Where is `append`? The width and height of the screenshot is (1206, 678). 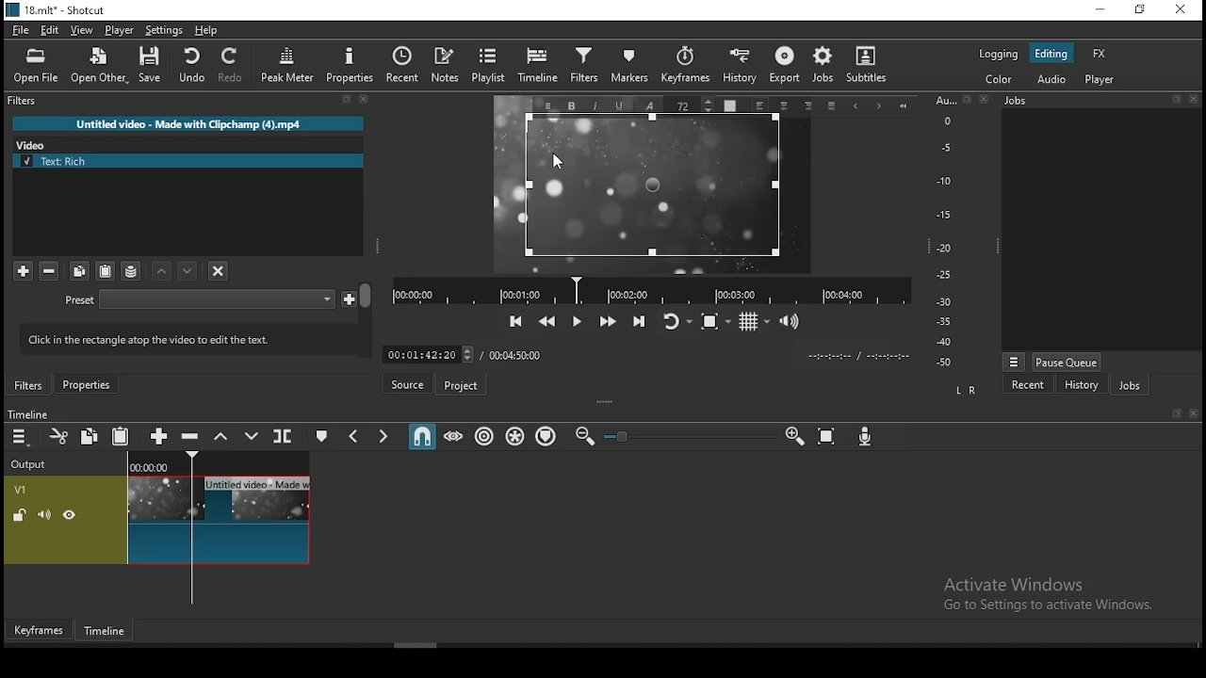 append is located at coordinates (161, 435).